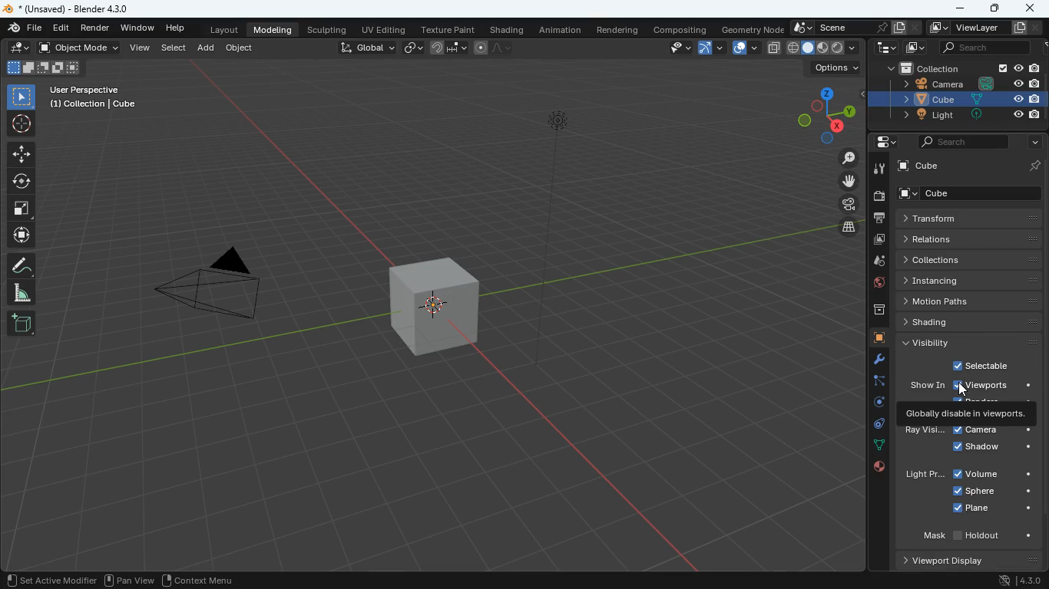 The image size is (1049, 589). Describe the element at coordinates (984, 364) in the screenshot. I see `selectable` at that location.